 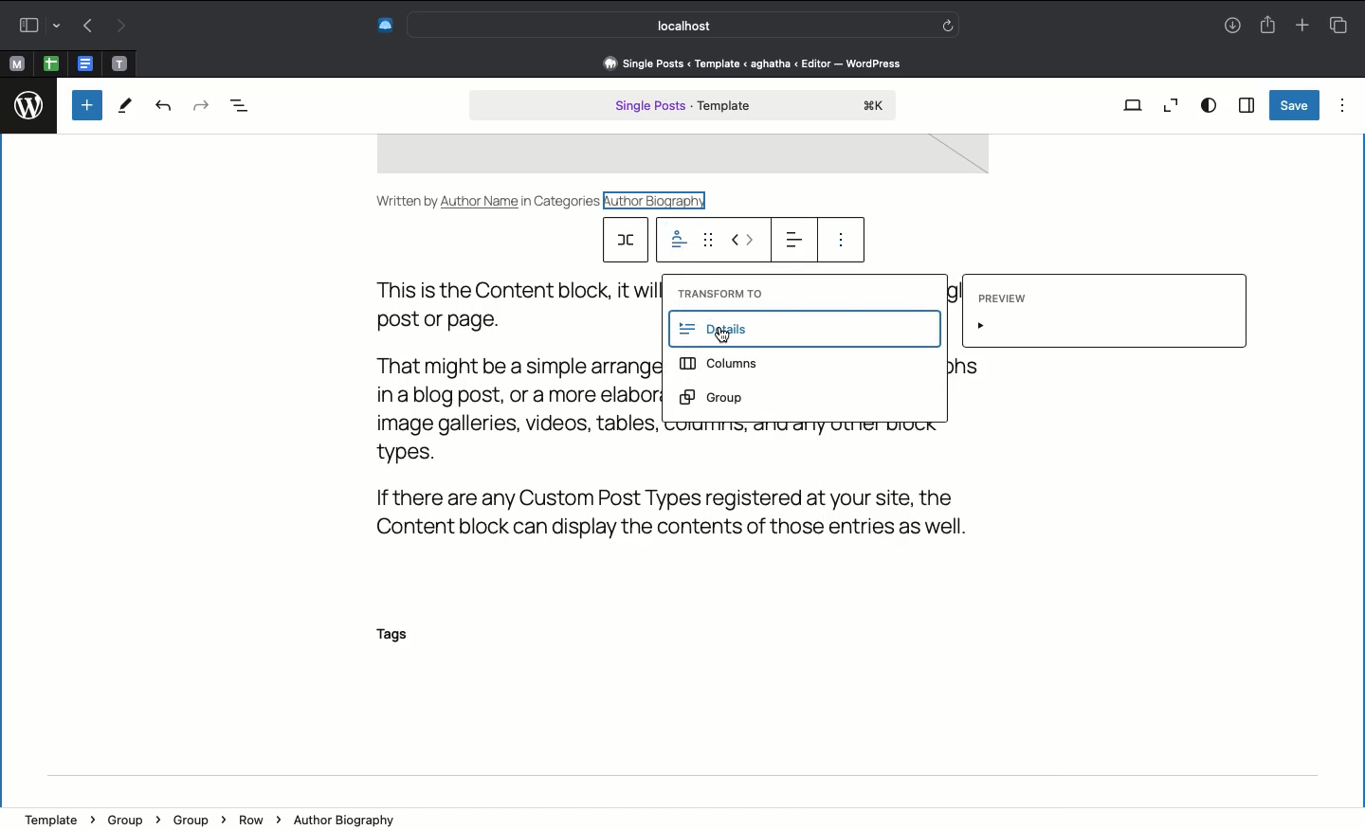 What do you see at coordinates (350, 818) in the screenshot?
I see `Author biography` at bounding box center [350, 818].